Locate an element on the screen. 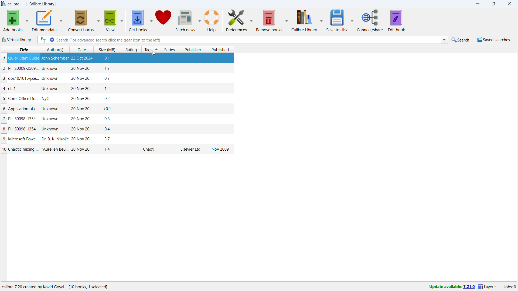  full text search is located at coordinates (43, 40).